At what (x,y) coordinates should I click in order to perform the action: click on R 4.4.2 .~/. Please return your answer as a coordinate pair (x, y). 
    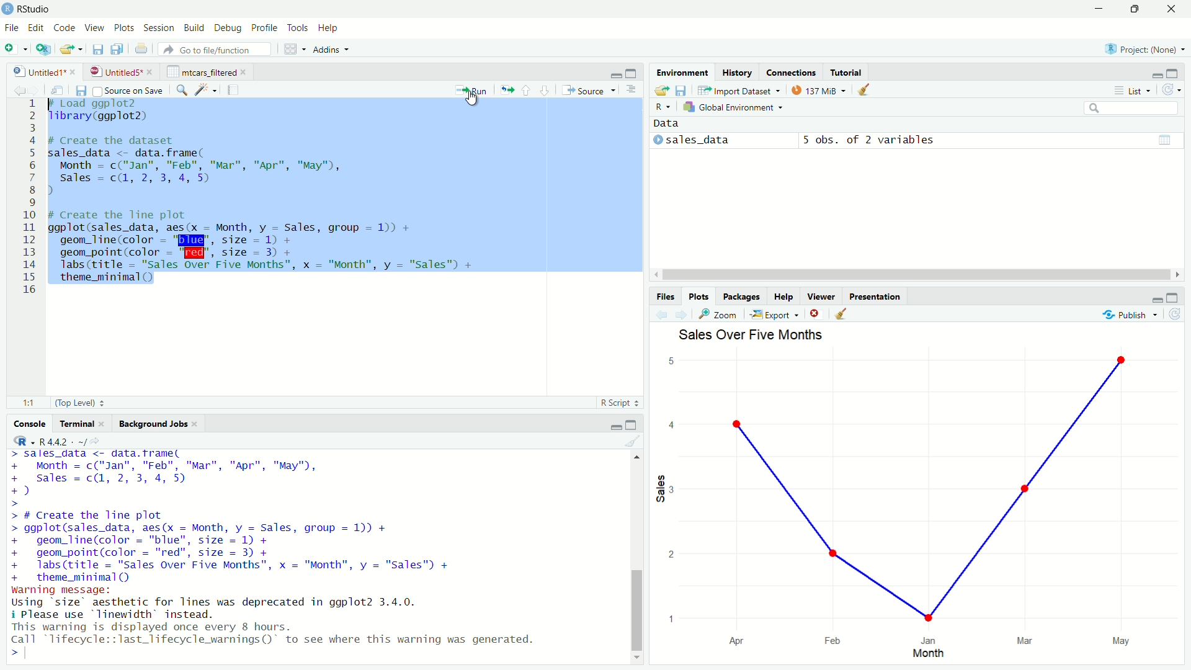
    Looking at the image, I should click on (63, 442).